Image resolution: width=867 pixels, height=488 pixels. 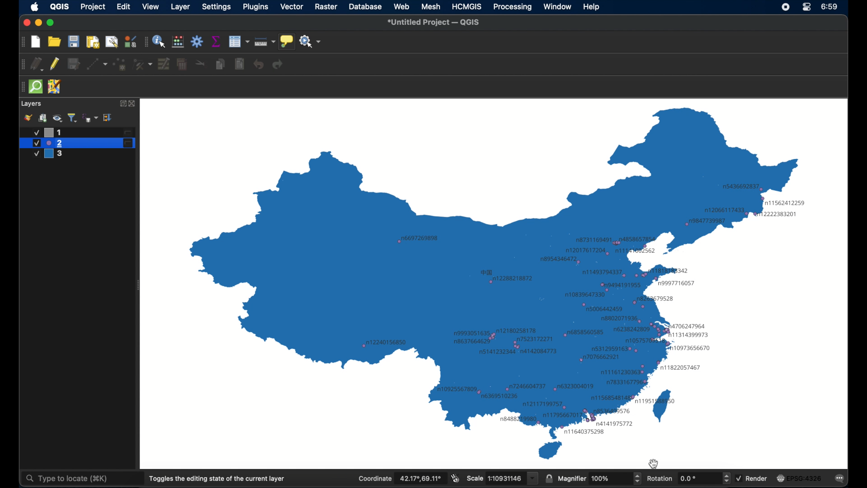 I want to click on processing, so click(x=512, y=7).